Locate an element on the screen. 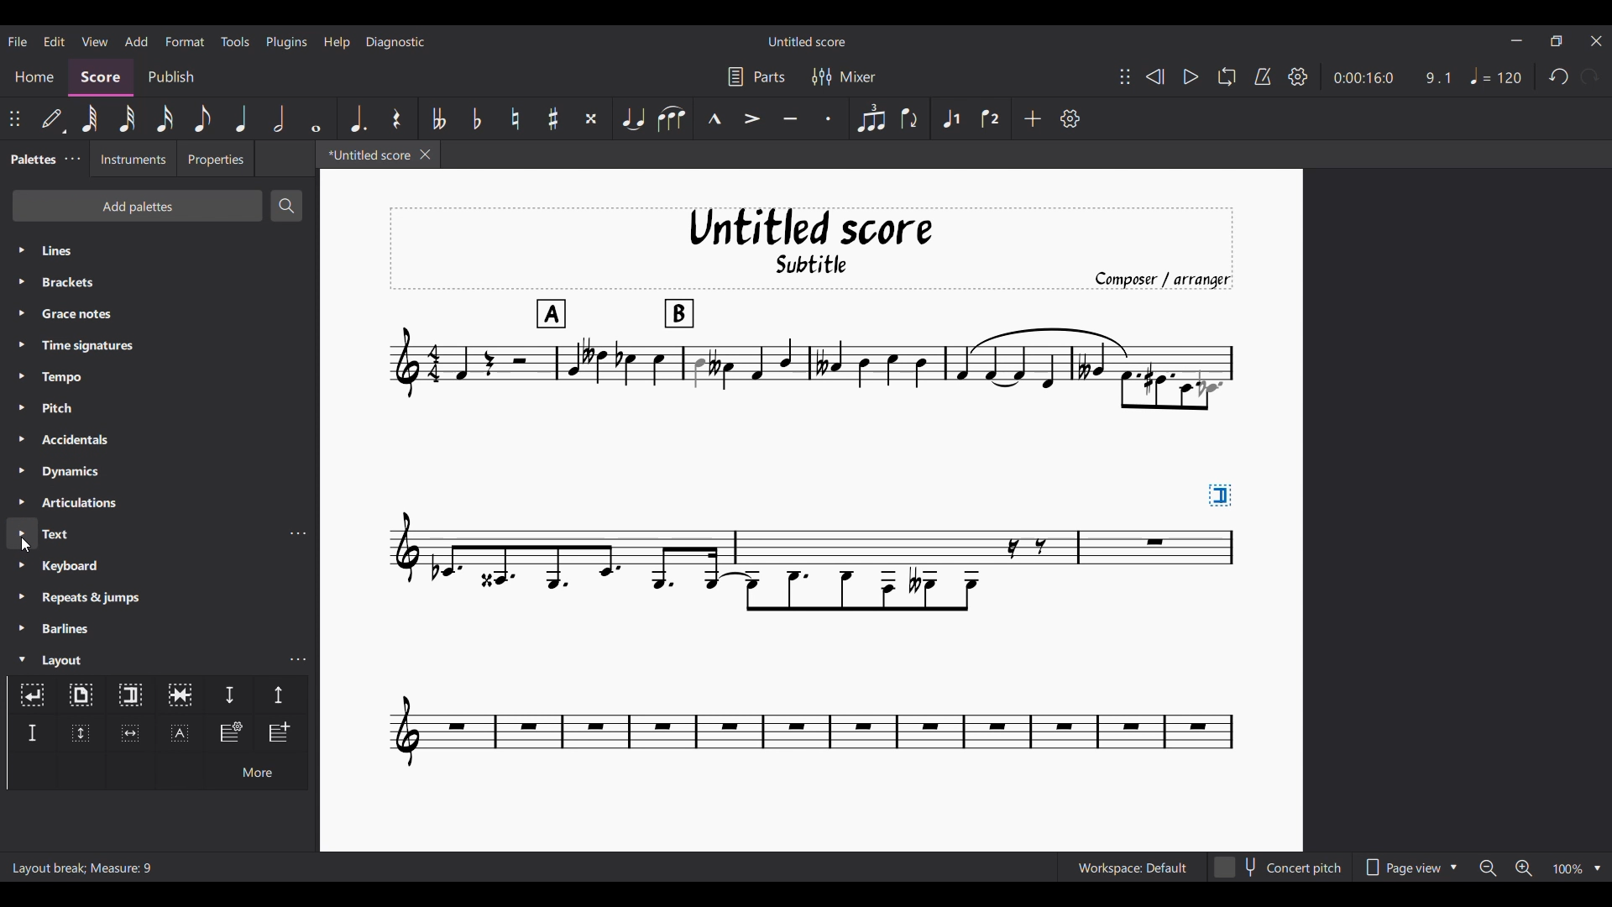 Image resolution: width=1612 pixels, height=907 pixels. Text, highlighted by cursor is located at coordinates (144, 533).